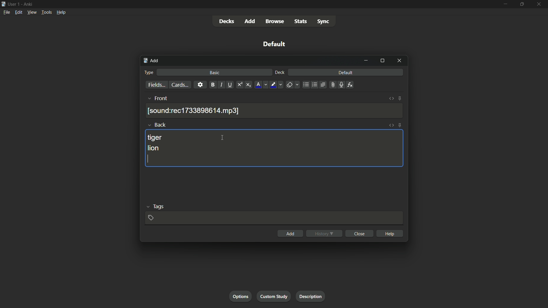 The image size is (548, 308). I want to click on settings, so click(200, 85).